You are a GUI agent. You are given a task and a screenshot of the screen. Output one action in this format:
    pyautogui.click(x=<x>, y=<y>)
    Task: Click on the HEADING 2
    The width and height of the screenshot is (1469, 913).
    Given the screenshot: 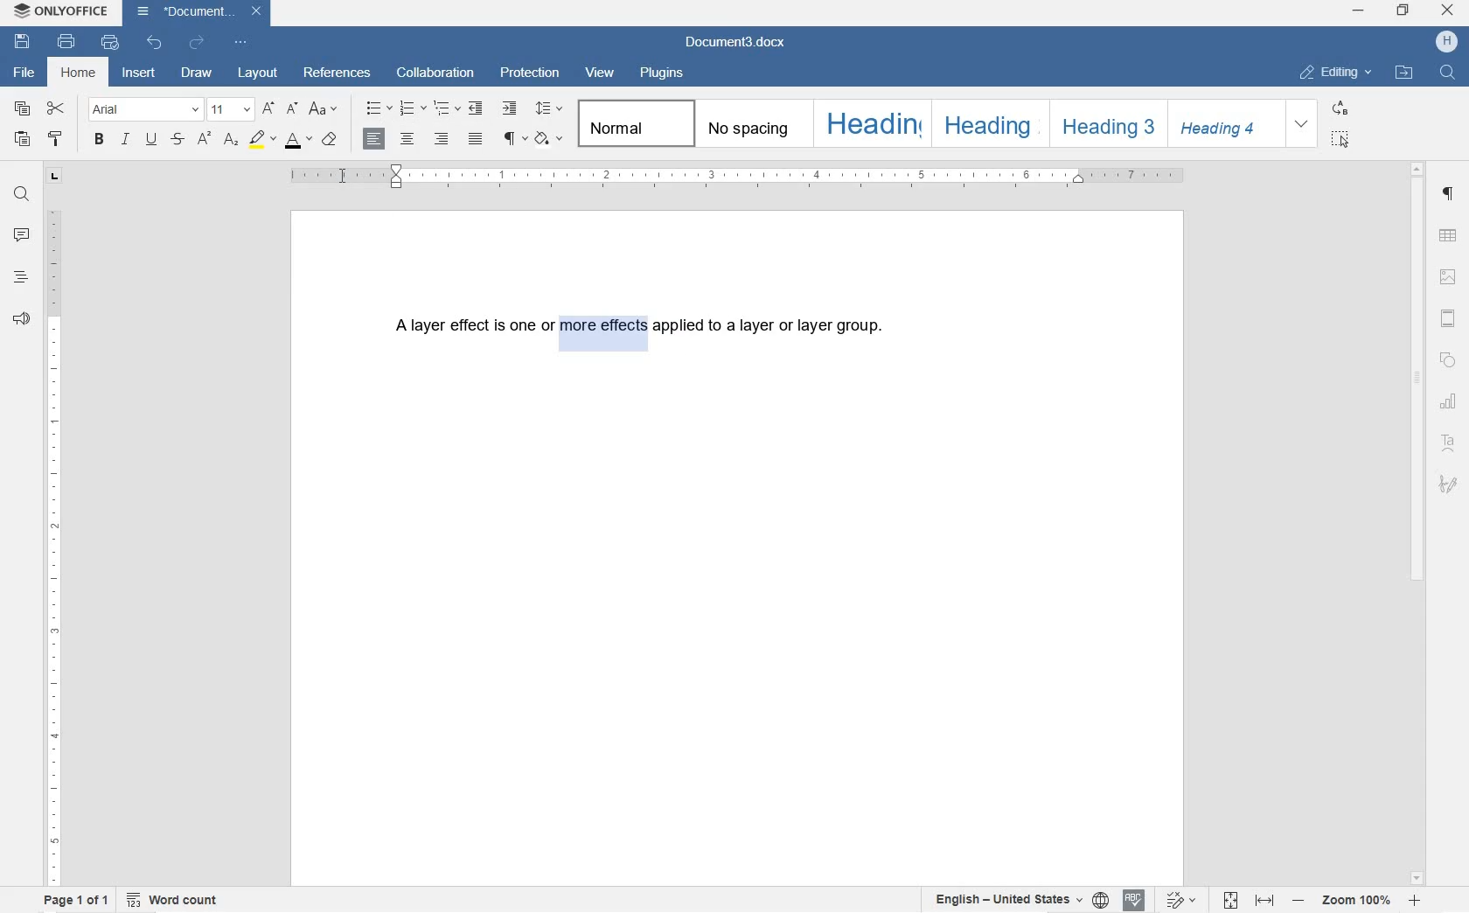 What is the action you would take?
    pyautogui.click(x=985, y=122)
    